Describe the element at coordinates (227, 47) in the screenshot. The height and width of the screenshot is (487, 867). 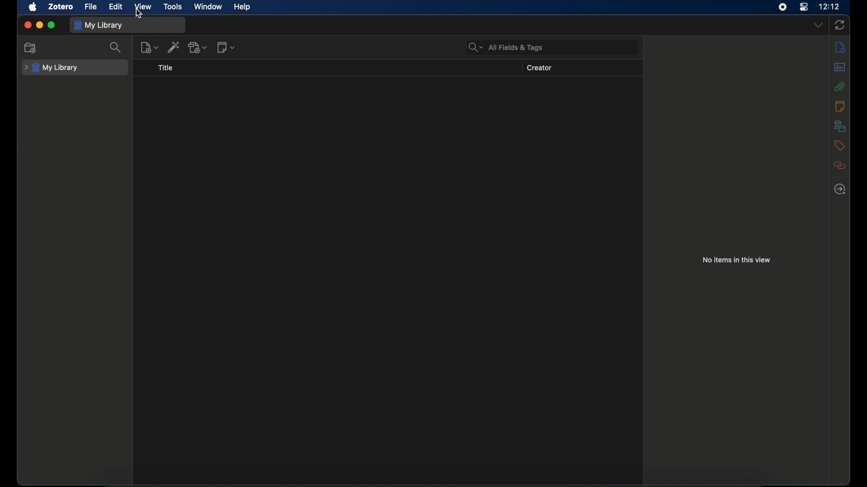
I see `new notes` at that location.